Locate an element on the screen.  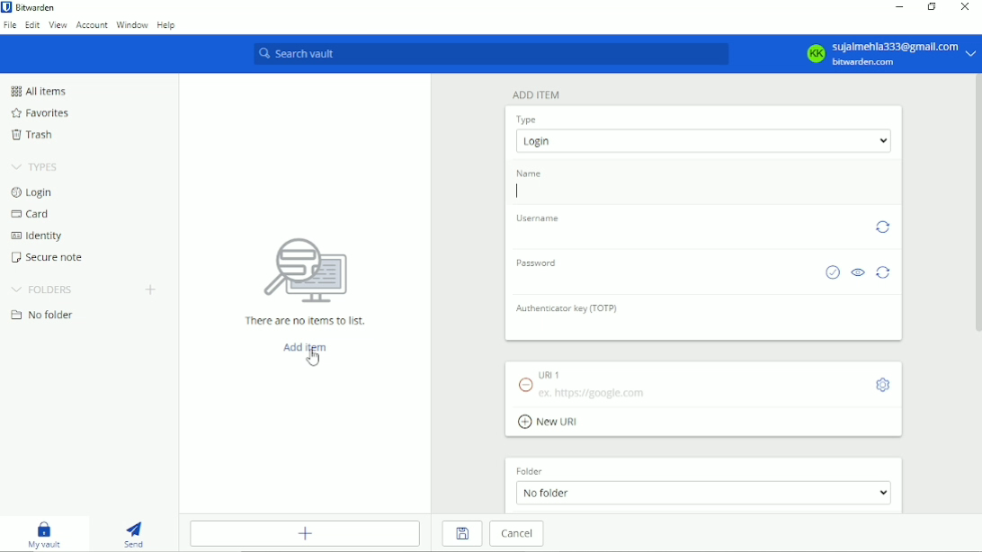
Folders is located at coordinates (42, 290).